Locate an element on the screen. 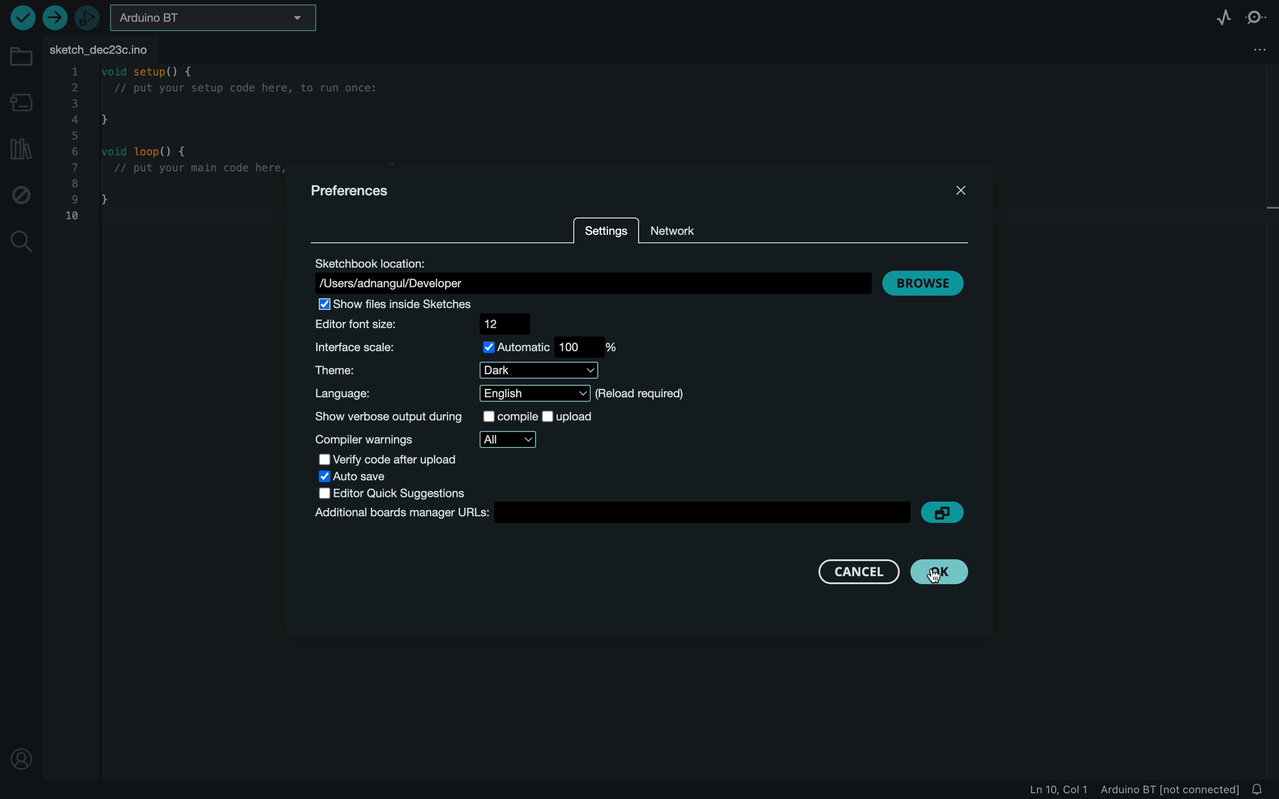 This screenshot has height=799, width=1279. library manager is located at coordinates (21, 151).